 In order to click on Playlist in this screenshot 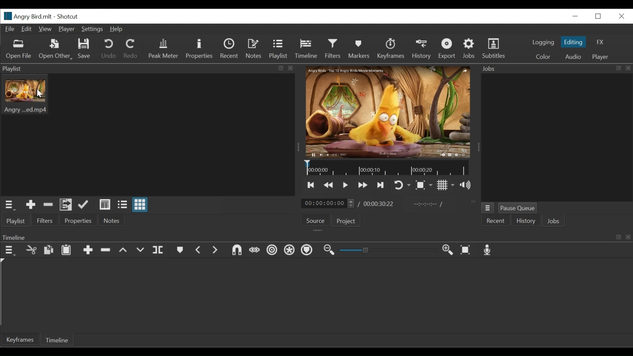, I will do `click(15, 221)`.